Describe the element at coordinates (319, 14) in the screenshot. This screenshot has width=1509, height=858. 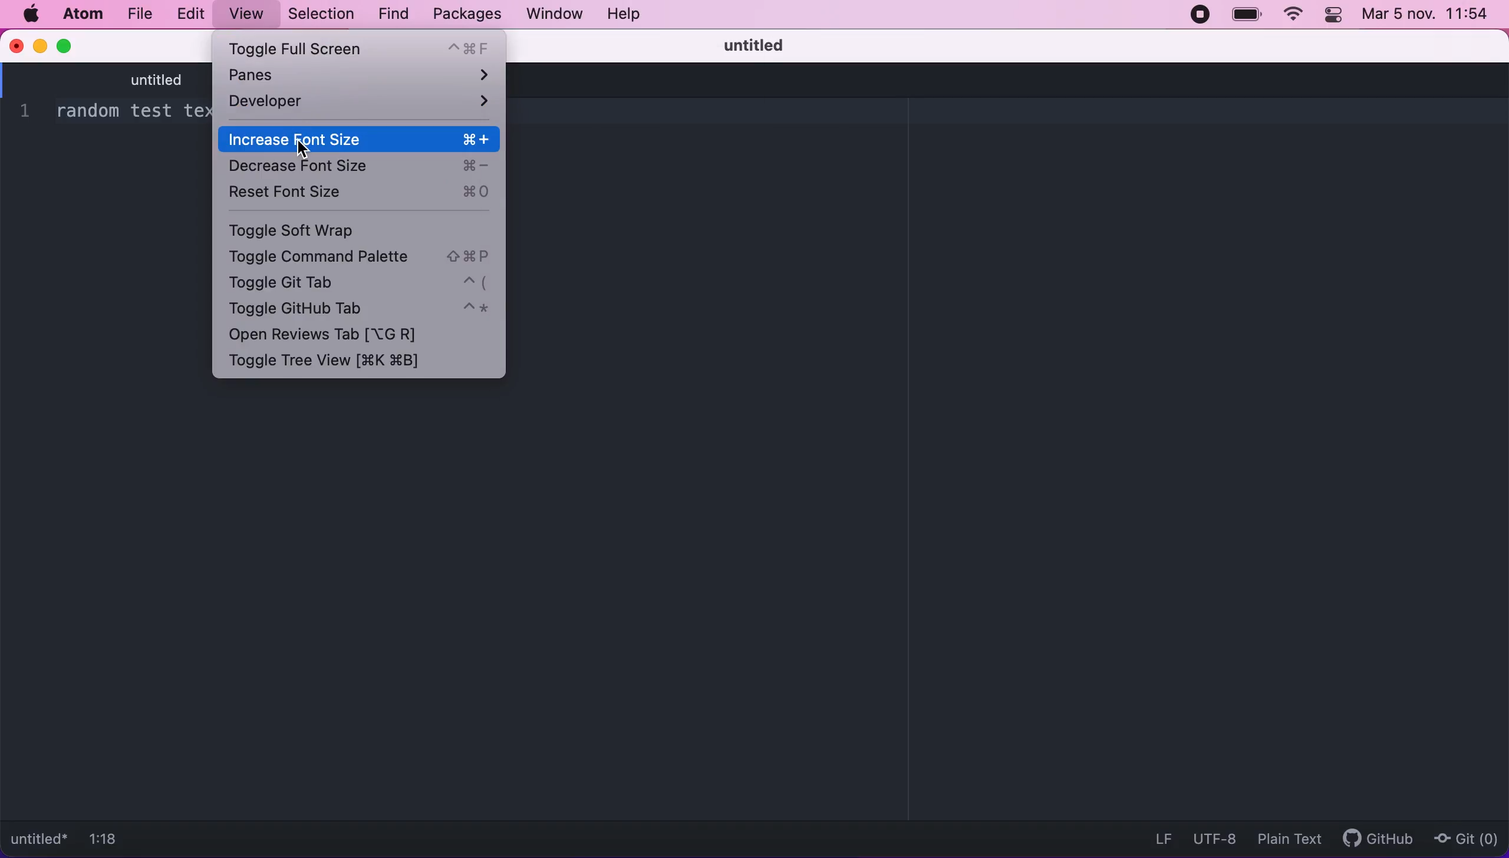
I see `selection` at that location.